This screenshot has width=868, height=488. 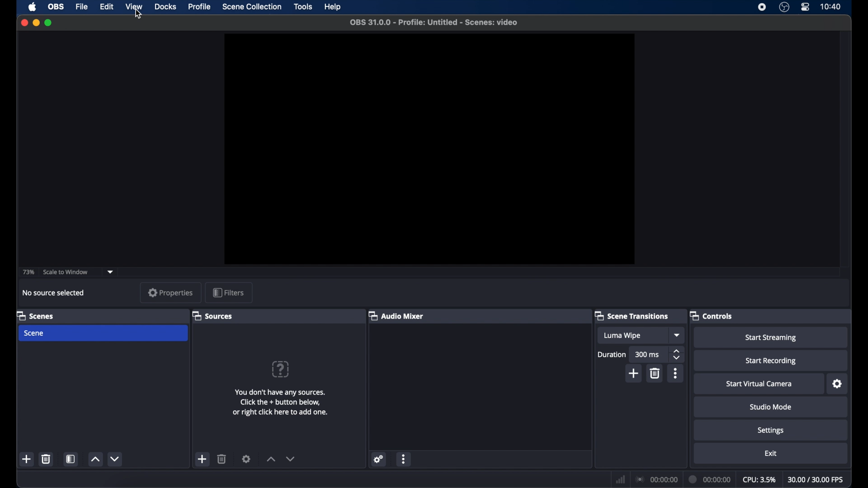 What do you see at coordinates (771, 337) in the screenshot?
I see `start streaming` at bounding box center [771, 337].